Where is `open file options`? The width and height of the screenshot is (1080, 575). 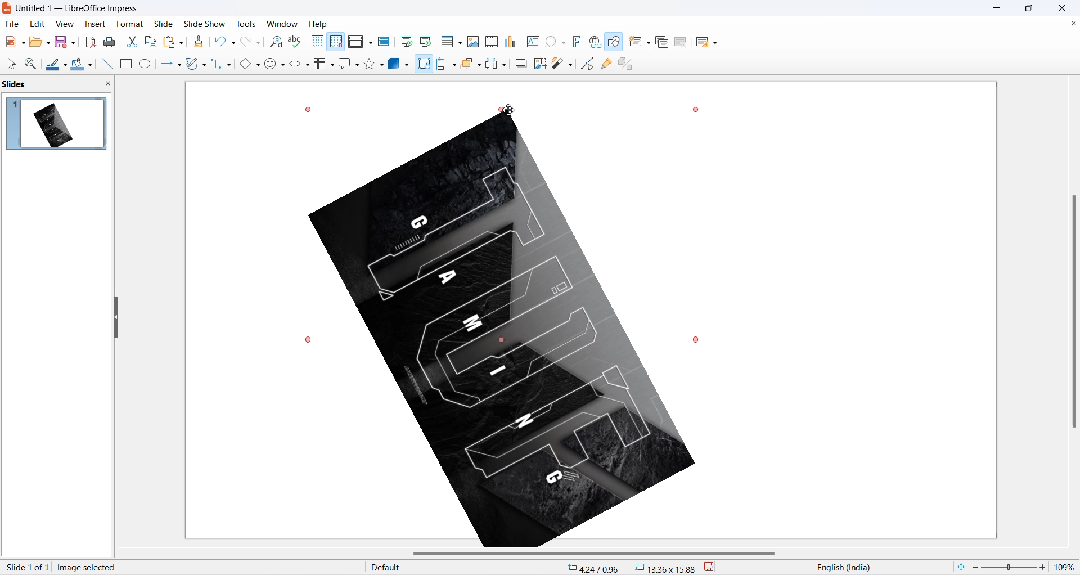
open file options is located at coordinates (48, 44).